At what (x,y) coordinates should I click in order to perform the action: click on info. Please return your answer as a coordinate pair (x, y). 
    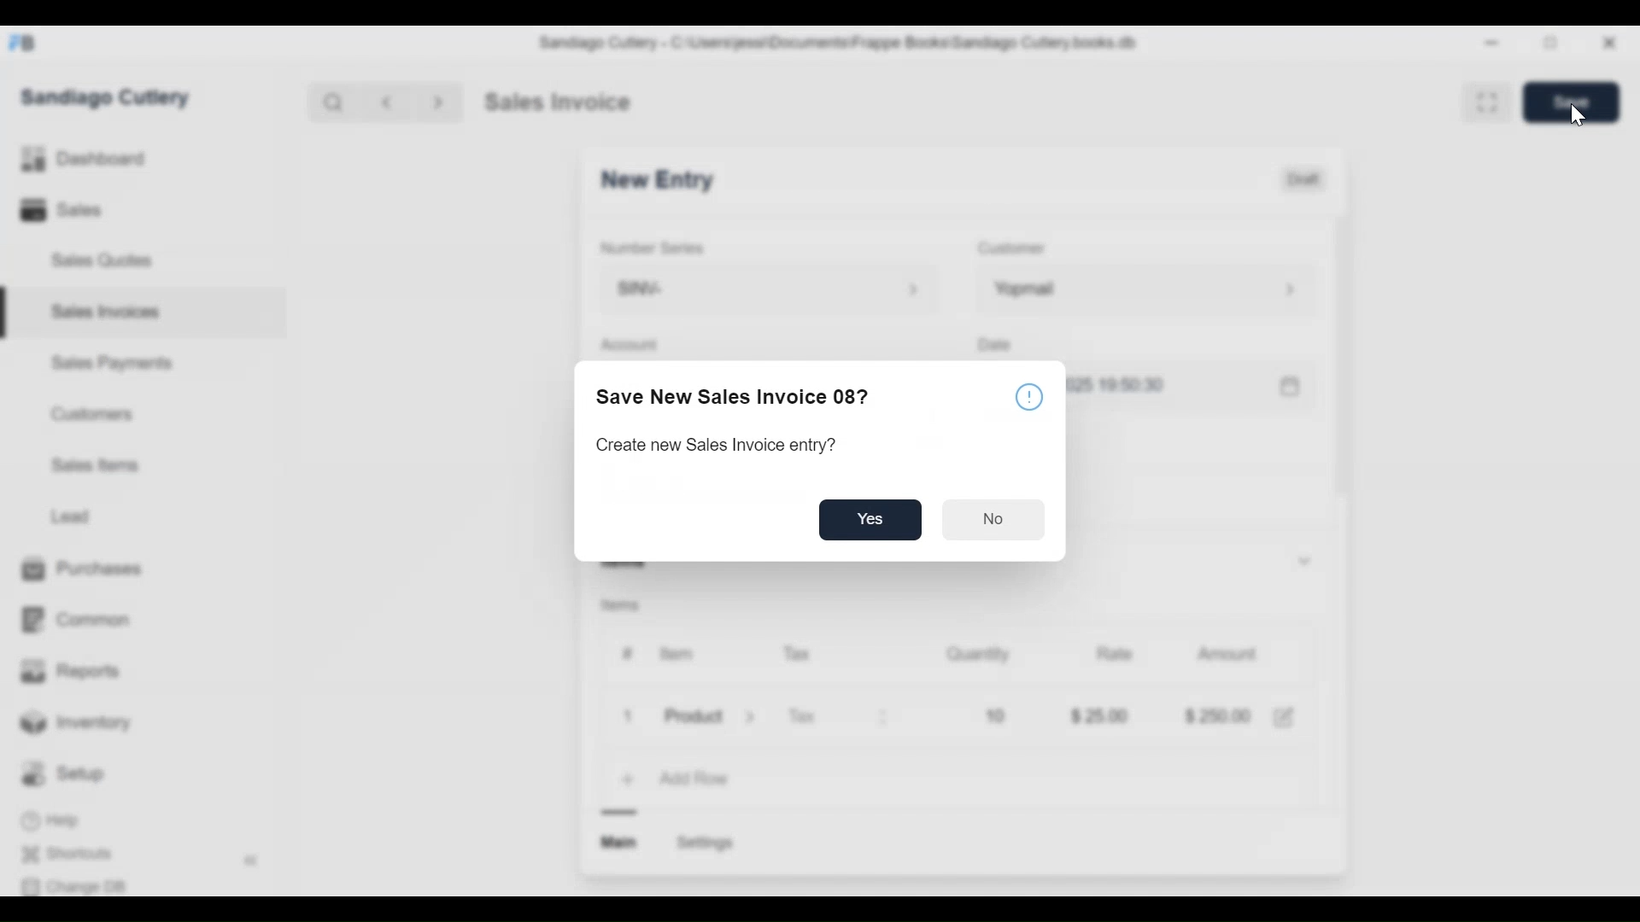
    Looking at the image, I should click on (1028, 394).